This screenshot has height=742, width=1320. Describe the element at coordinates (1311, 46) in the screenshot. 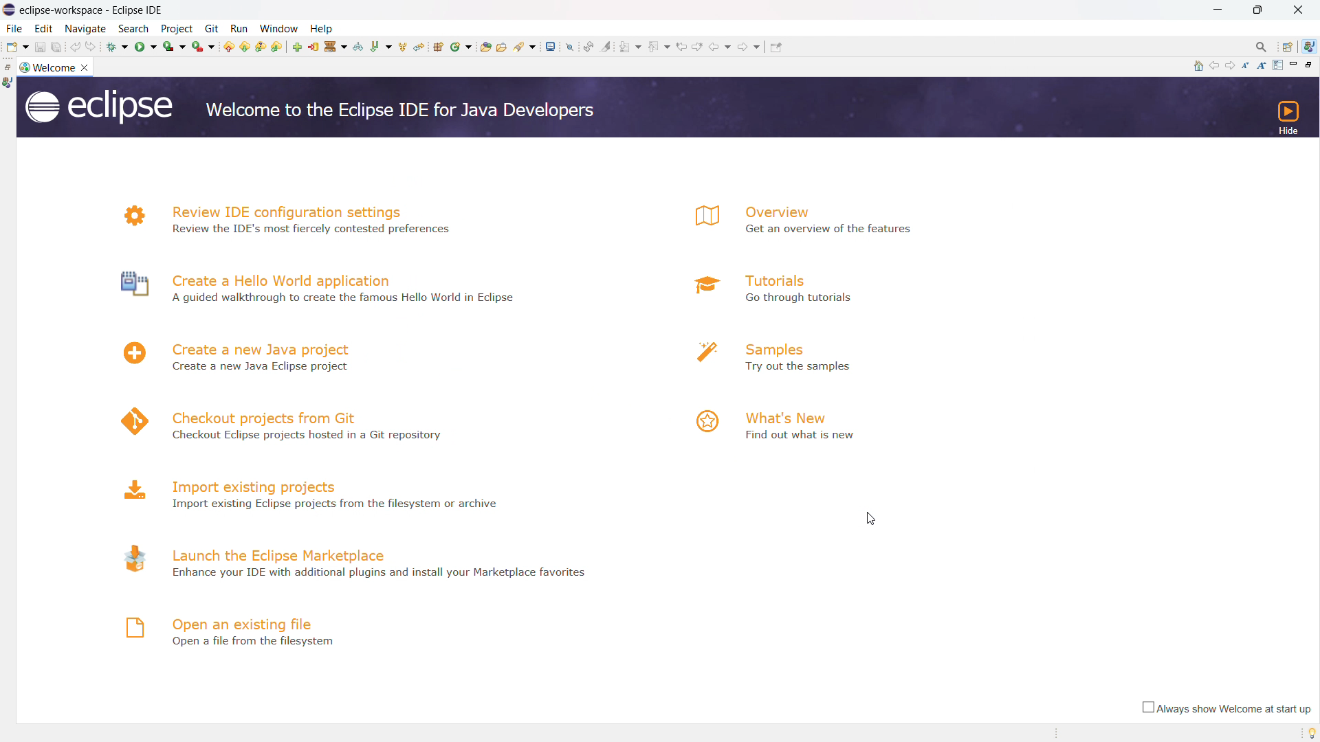

I see `java` at that location.